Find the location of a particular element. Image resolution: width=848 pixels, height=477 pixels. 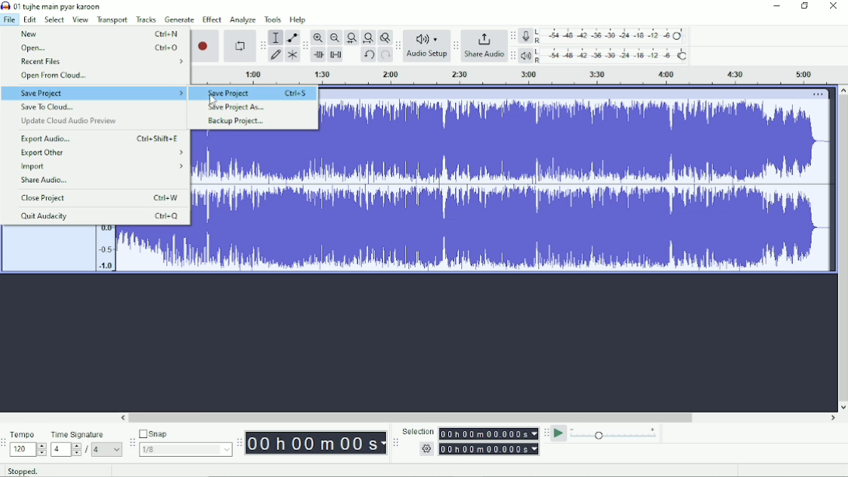

Restore down is located at coordinates (804, 6).